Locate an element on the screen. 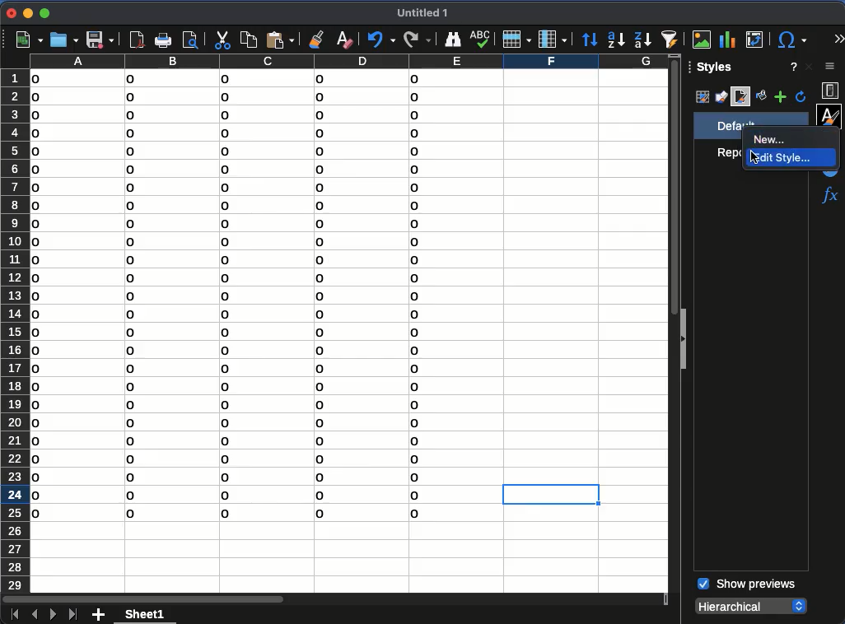 This screenshot has width=845, height=624. add style is located at coordinates (781, 98).